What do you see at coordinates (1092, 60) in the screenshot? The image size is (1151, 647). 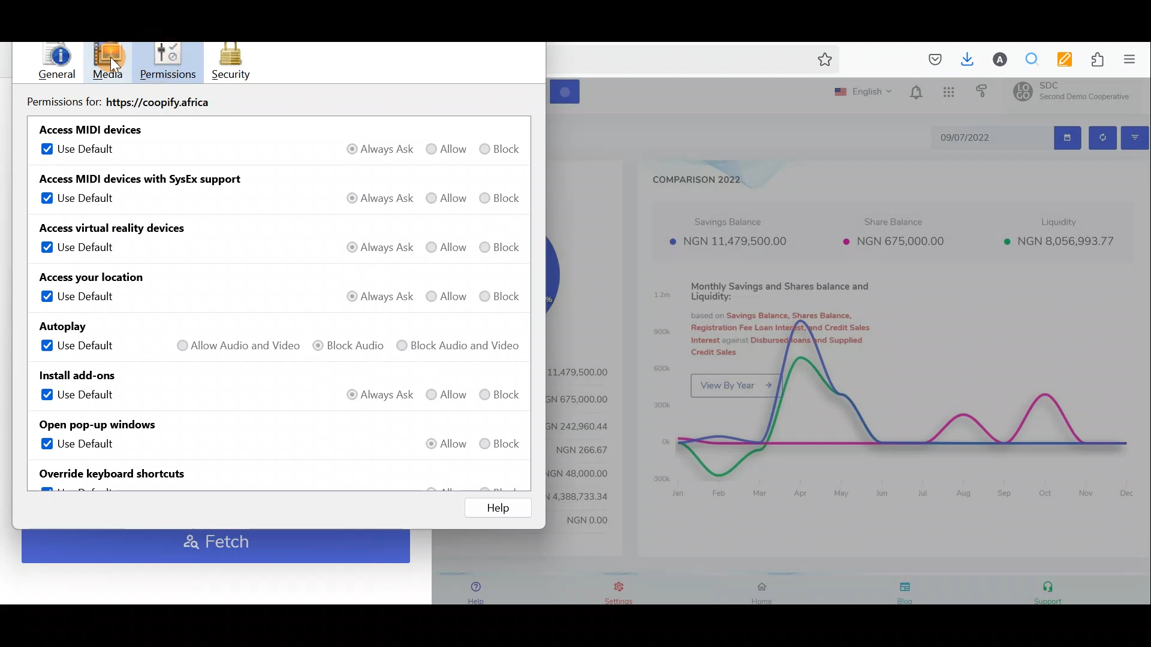 I see `Extension` at bounding box center [1092, 60].